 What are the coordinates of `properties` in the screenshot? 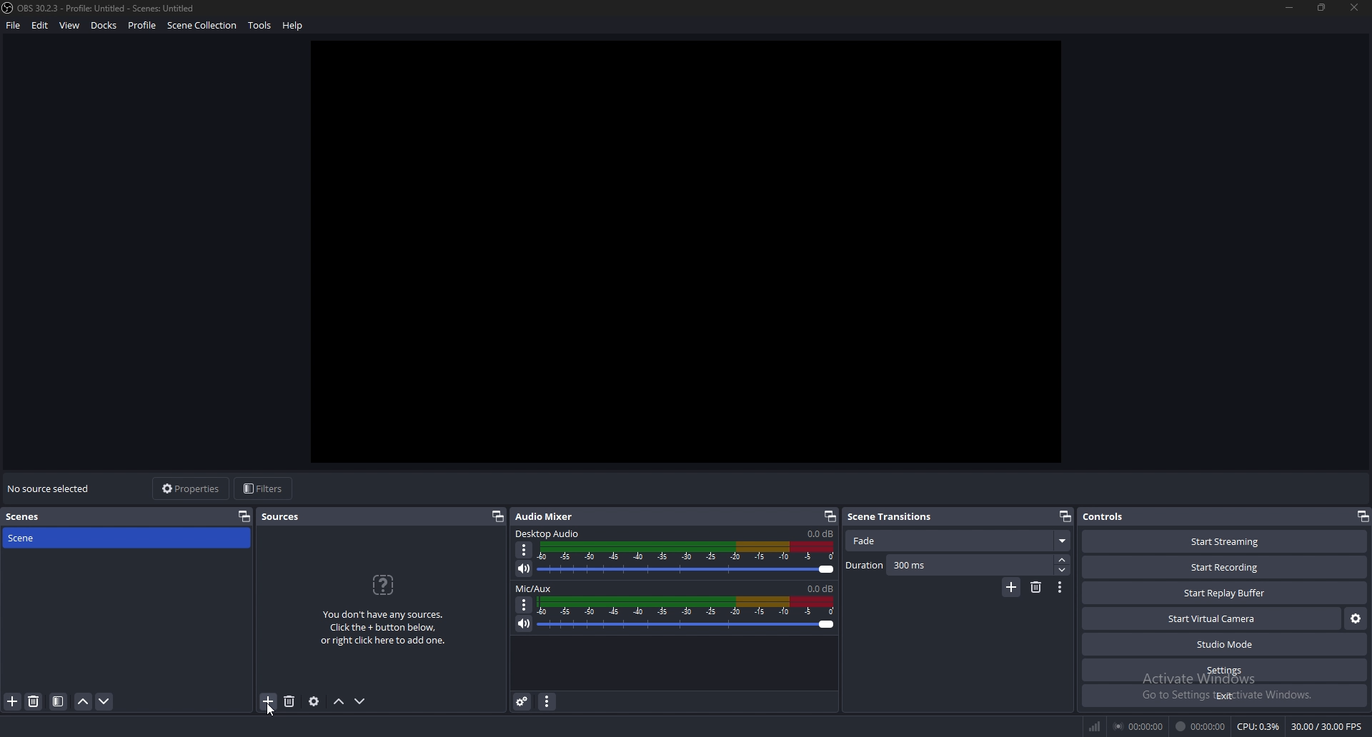 It's located at (192, 489).